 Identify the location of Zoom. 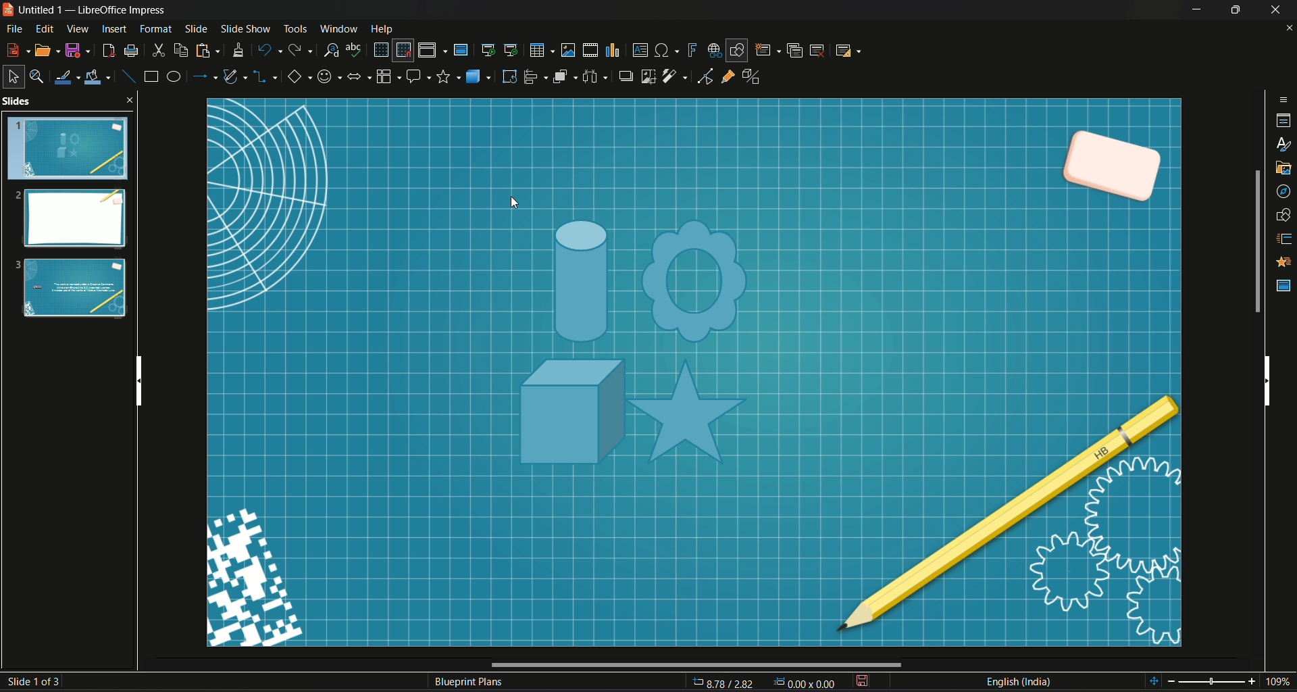
(1222, 682).